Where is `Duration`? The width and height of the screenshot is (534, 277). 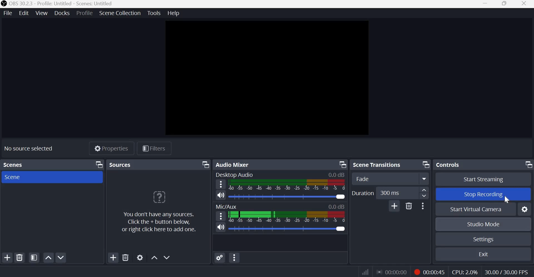 Duration is located at coordinates (364, 193).